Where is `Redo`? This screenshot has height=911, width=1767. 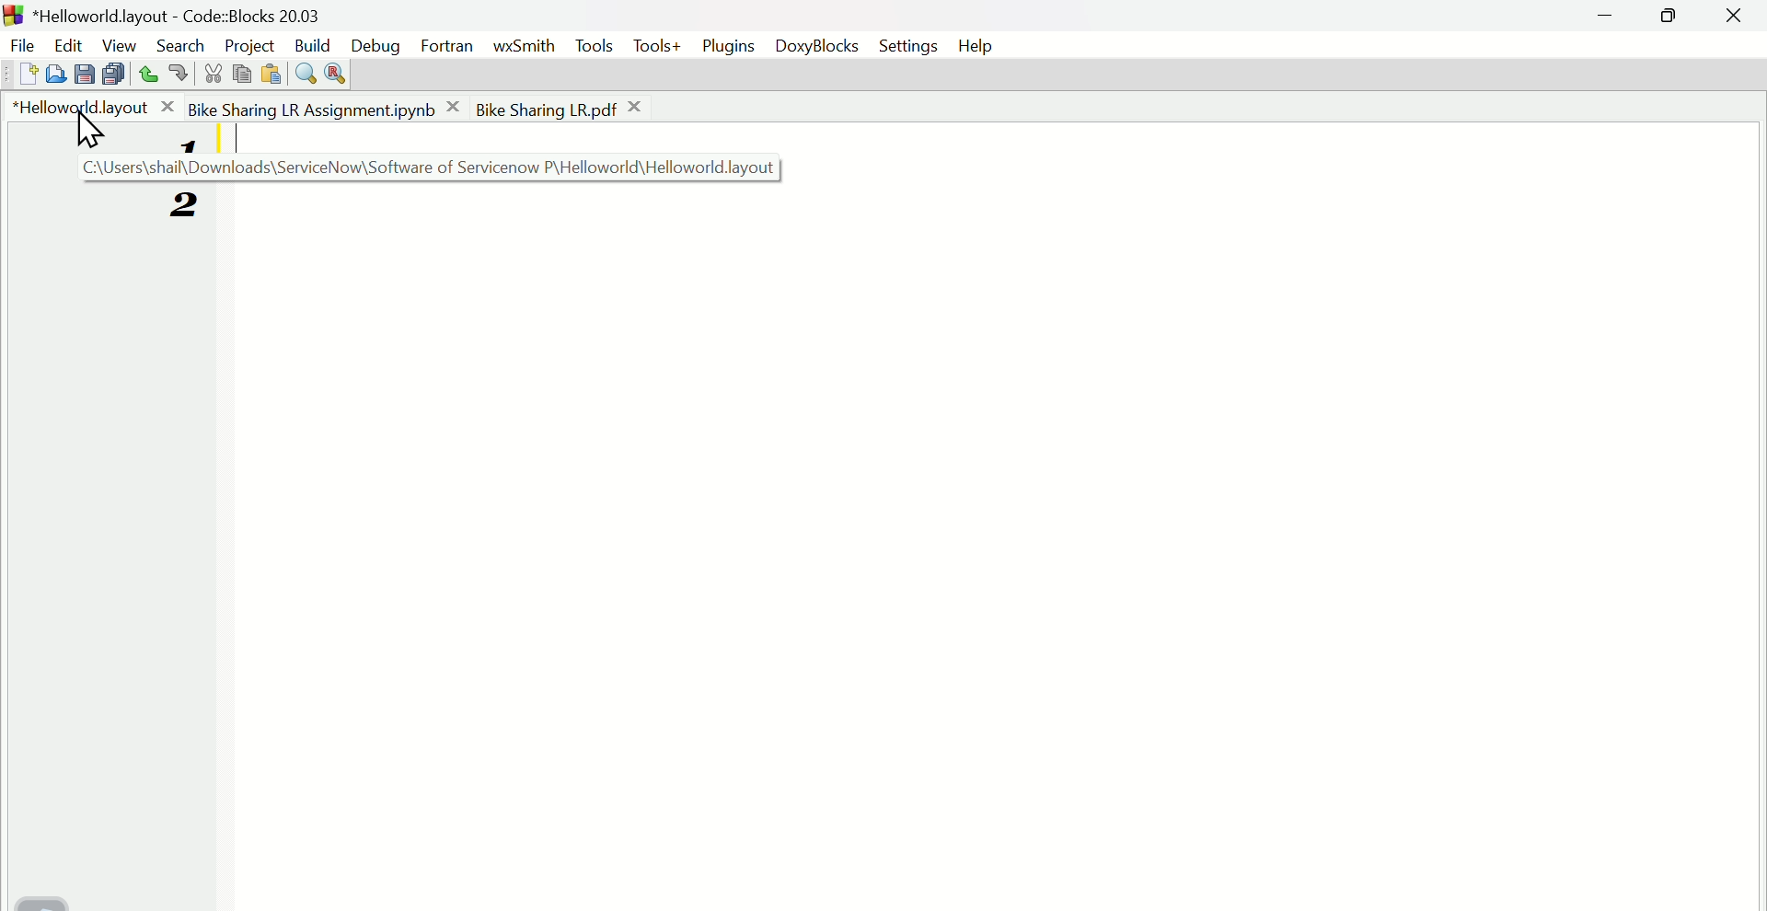
Redo is located at coordinates (175, 75).